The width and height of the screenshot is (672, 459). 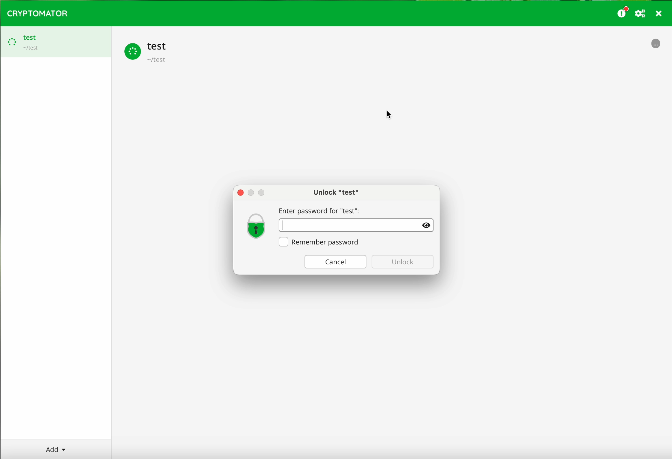 I want to click on Remember password, so click(x=321, y=242).